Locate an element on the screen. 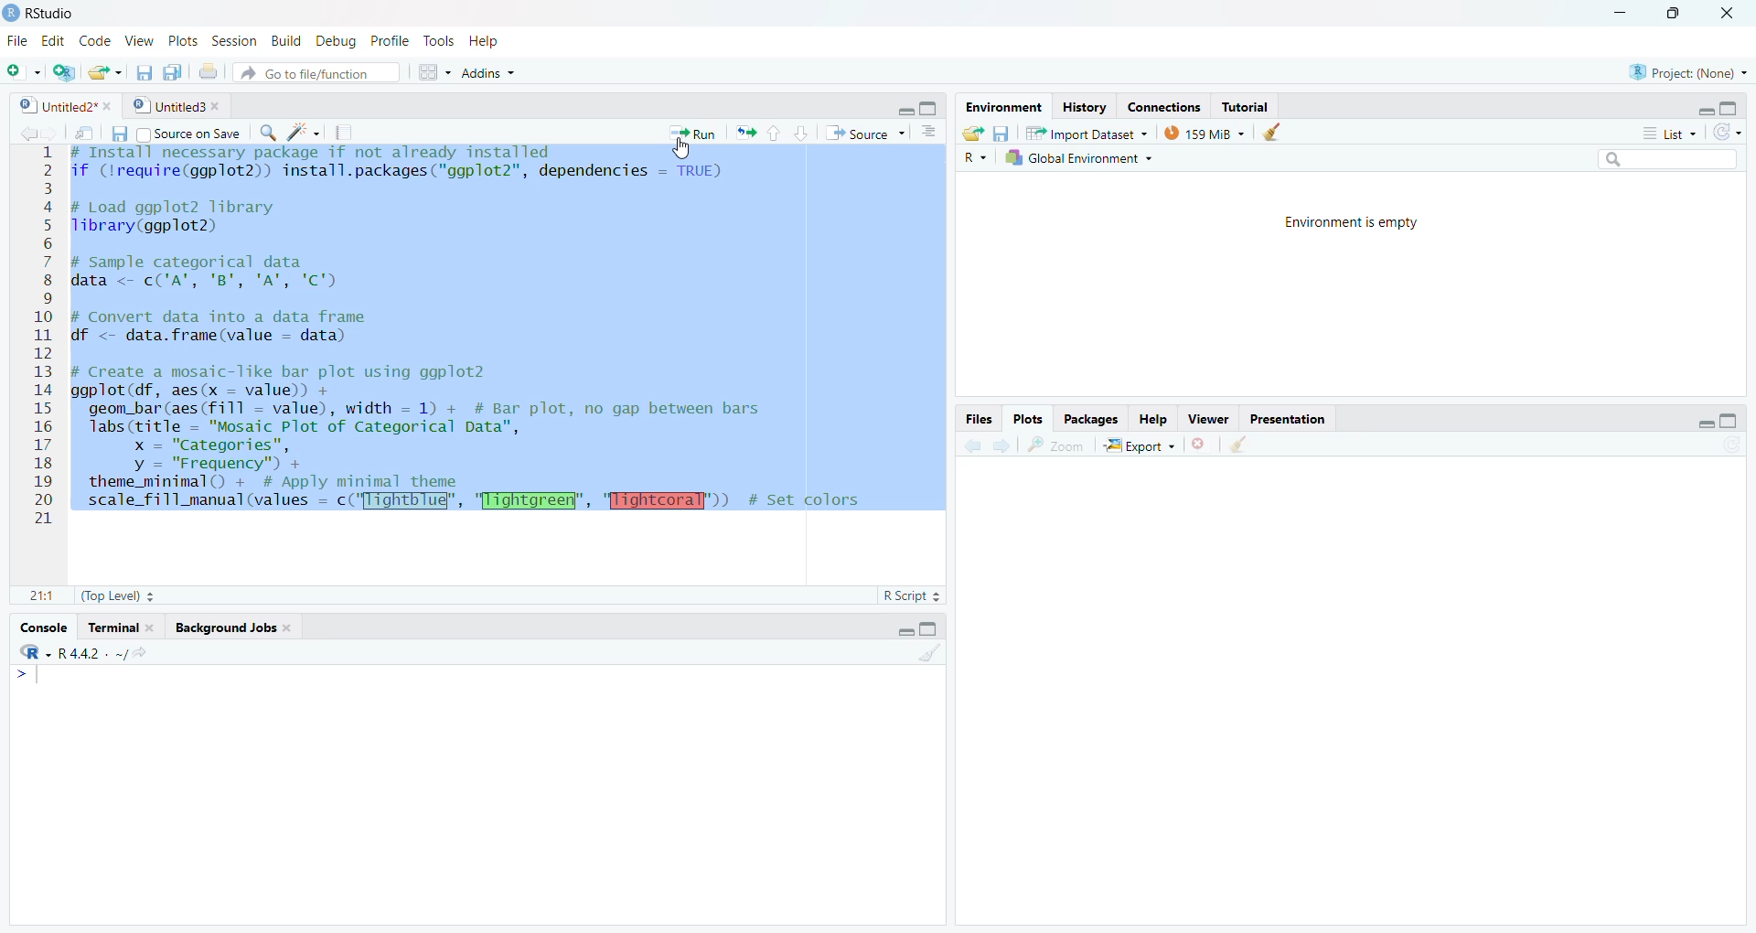 The height and width of the screenshot is (933, 1756). List is located at coordinates (1666, 132).